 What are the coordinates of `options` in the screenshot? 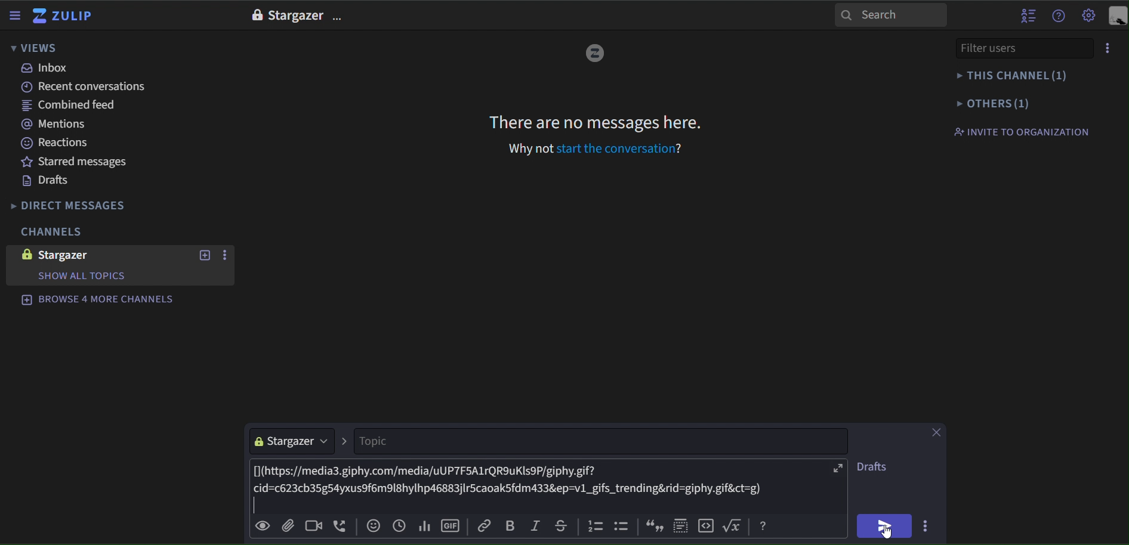 It's located at (227, 256).